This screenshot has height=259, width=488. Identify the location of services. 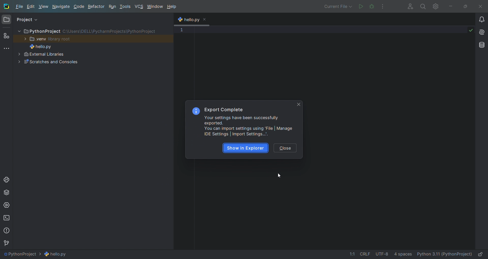
(6, 206).